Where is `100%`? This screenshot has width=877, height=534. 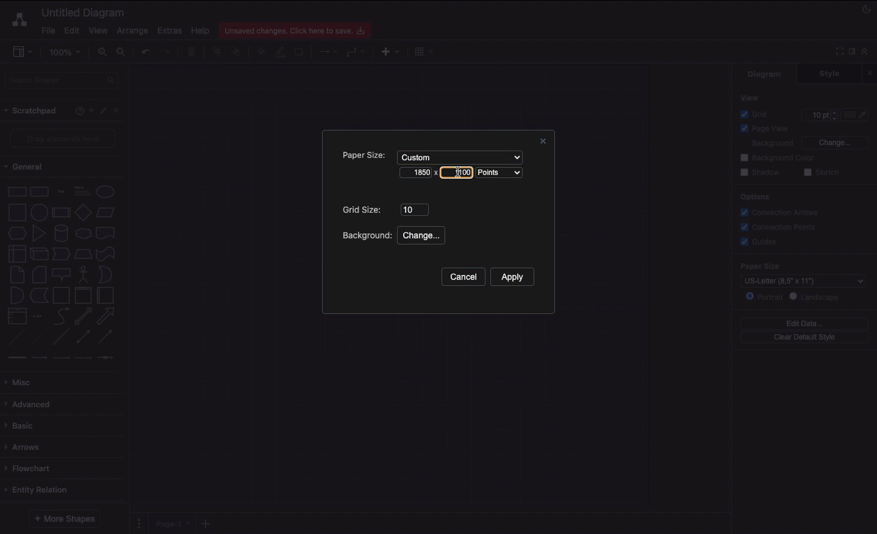 100% is located at coordinates (66, 52).